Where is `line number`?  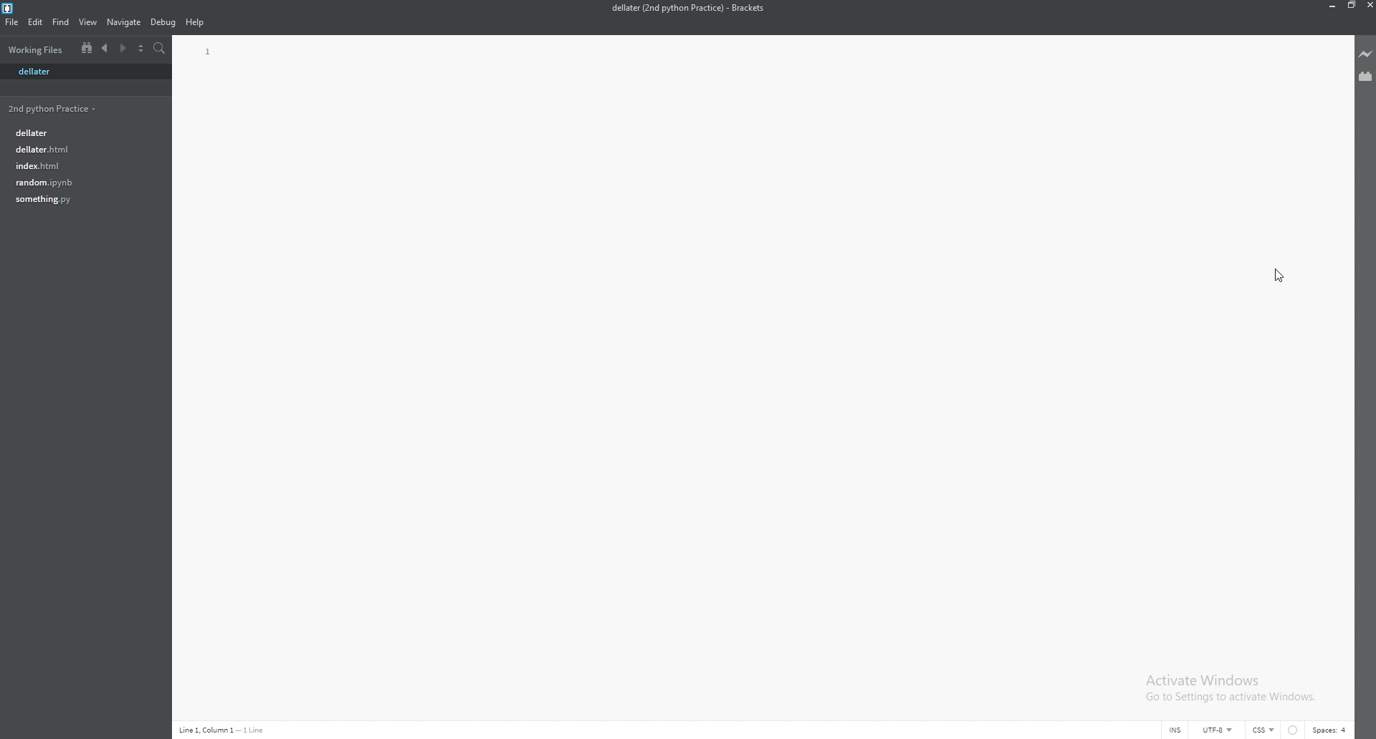
line number is located at coordinates (209, 52).